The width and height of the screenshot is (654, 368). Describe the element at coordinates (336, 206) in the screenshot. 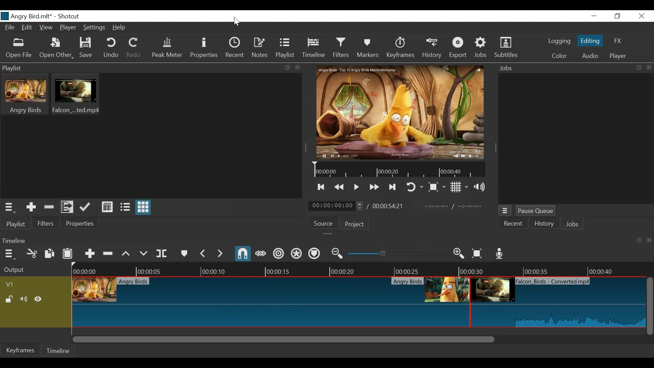

I see `Current position` at that location.